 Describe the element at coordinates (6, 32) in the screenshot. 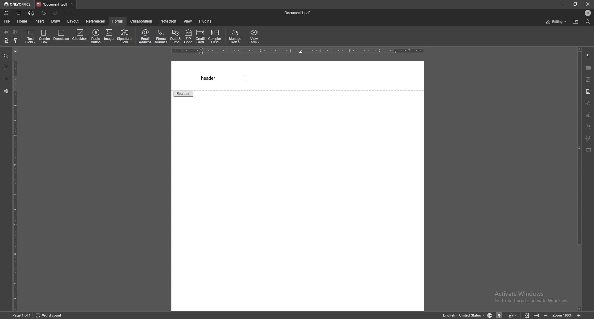

I see `copy` at that location.